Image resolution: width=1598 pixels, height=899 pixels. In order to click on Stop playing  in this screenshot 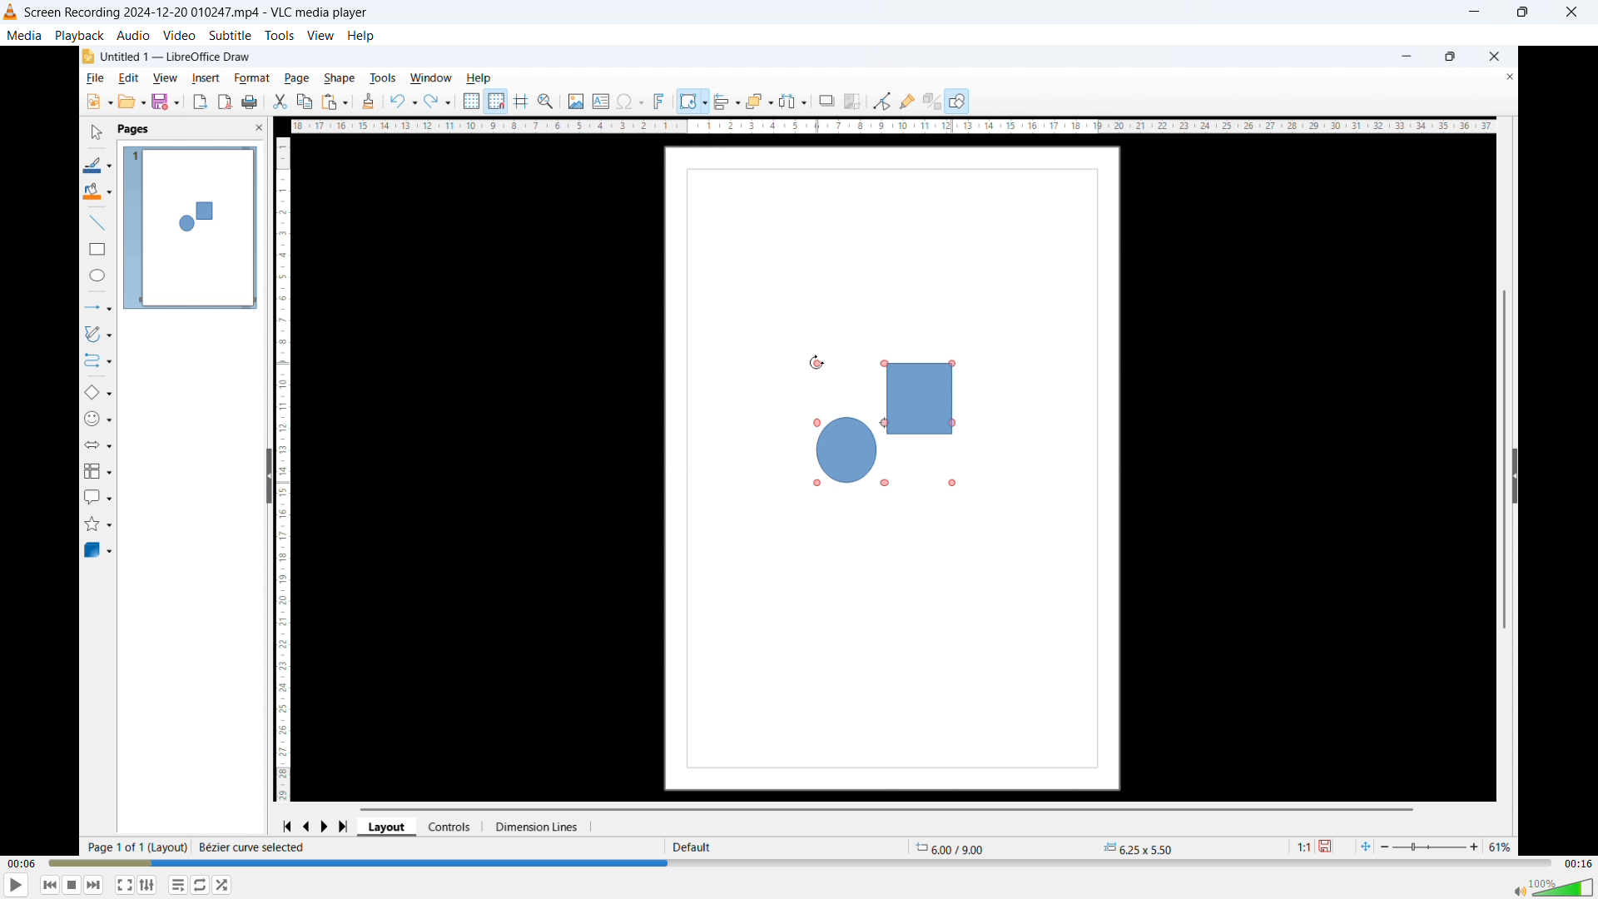, I will do `click(72, 885)`.